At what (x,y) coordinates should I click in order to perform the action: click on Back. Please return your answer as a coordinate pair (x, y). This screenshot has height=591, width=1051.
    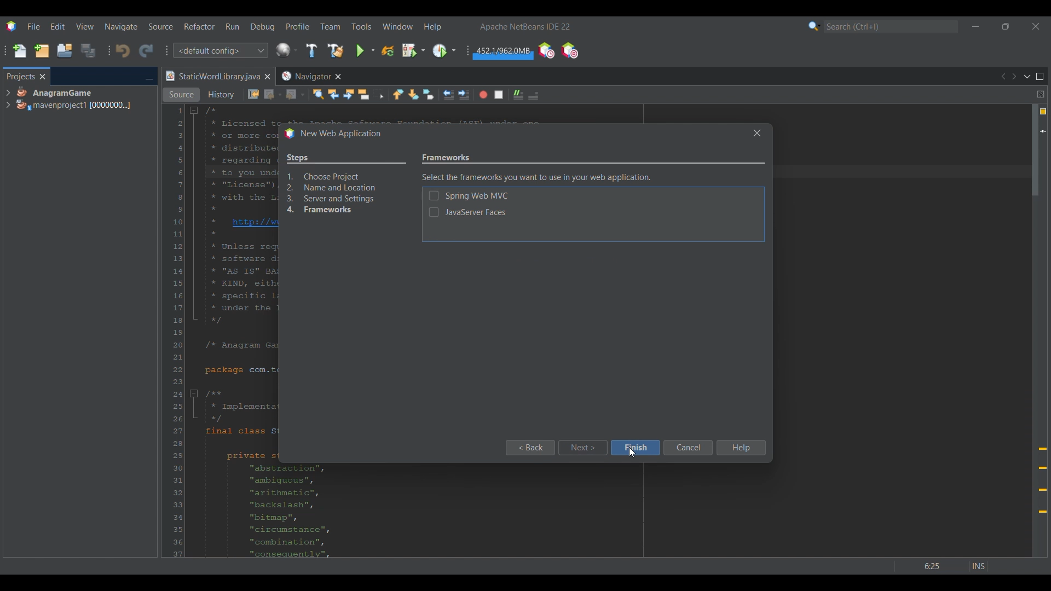
    Looking at the image, I should click on (529, 448).